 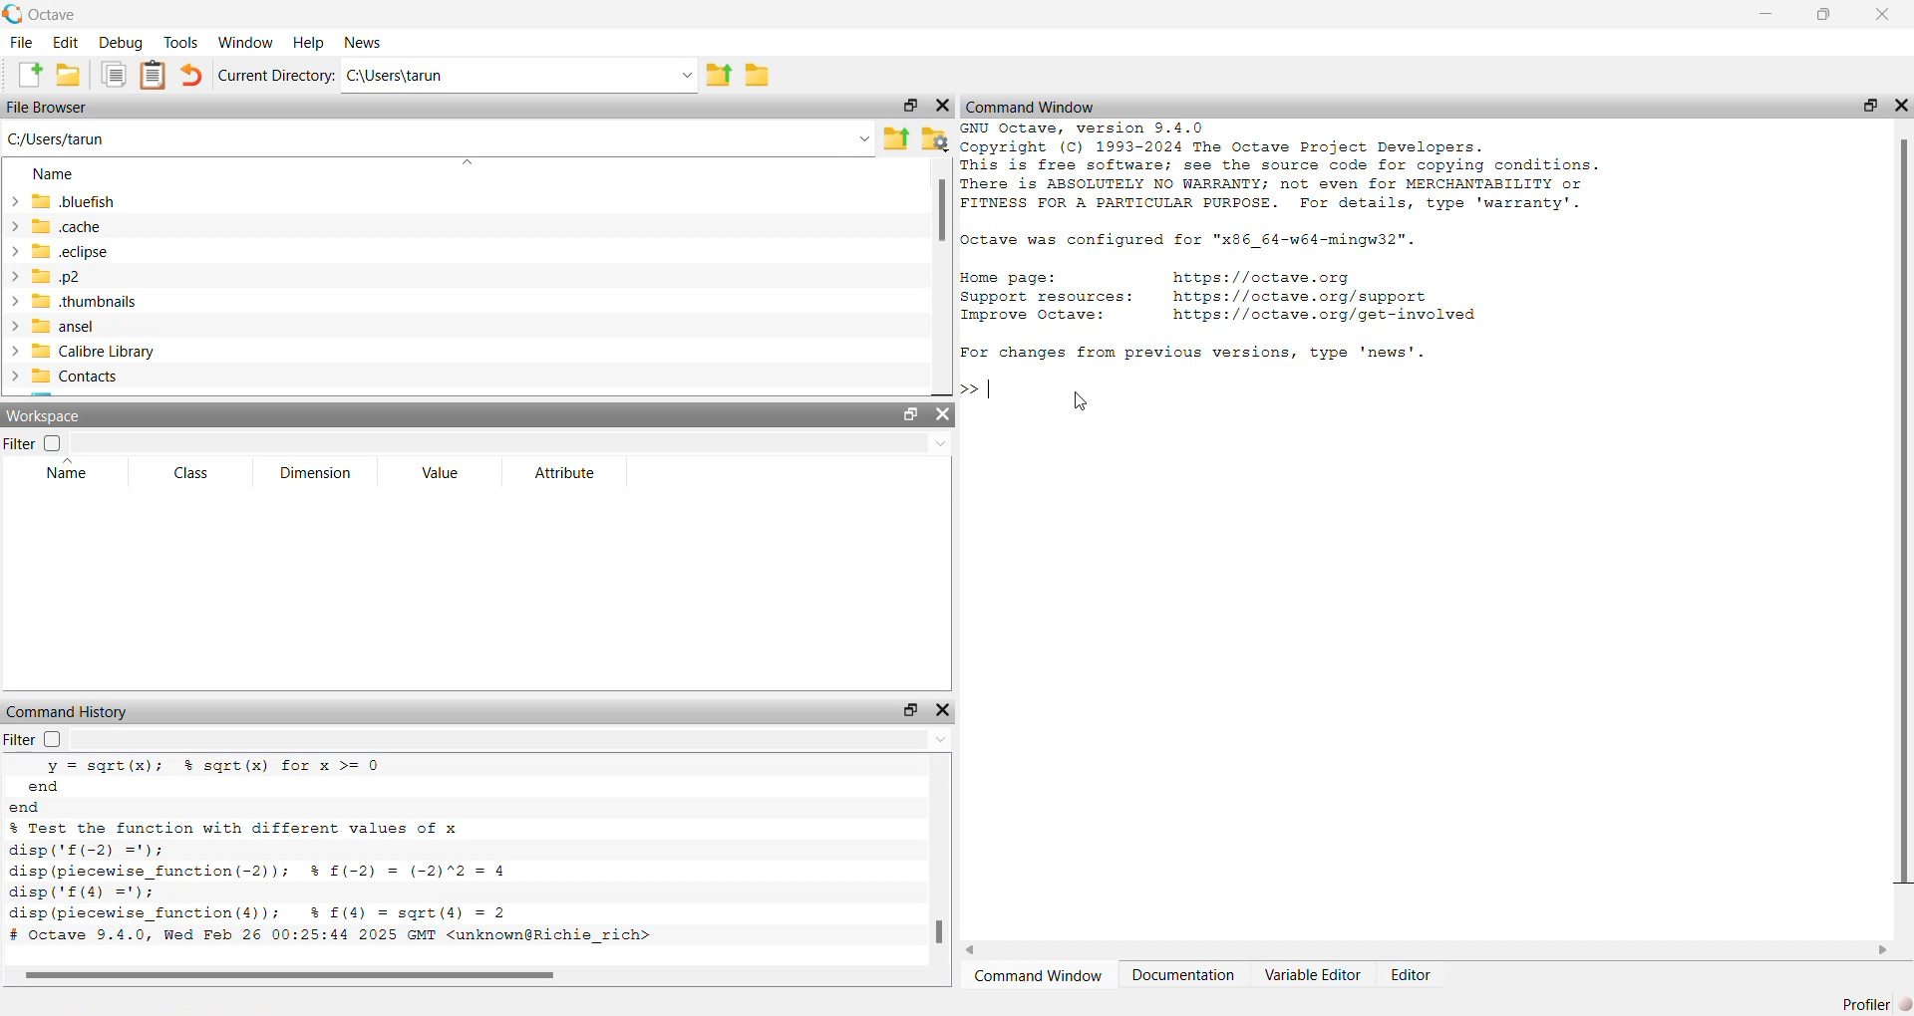 I want to click on Editor, so click(x=1414, y=973).